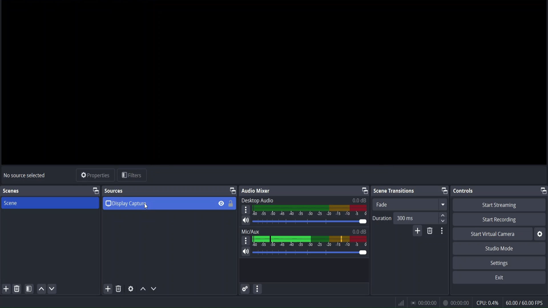 This screenshot has height=308, width=548. I want to click on move source down, so click(154, 288).